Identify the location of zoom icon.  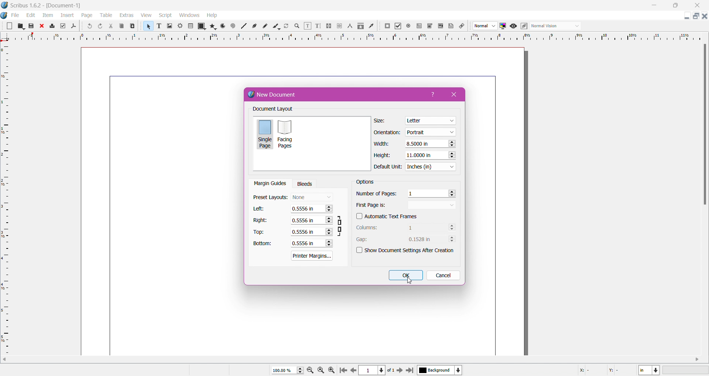
(333, 370).